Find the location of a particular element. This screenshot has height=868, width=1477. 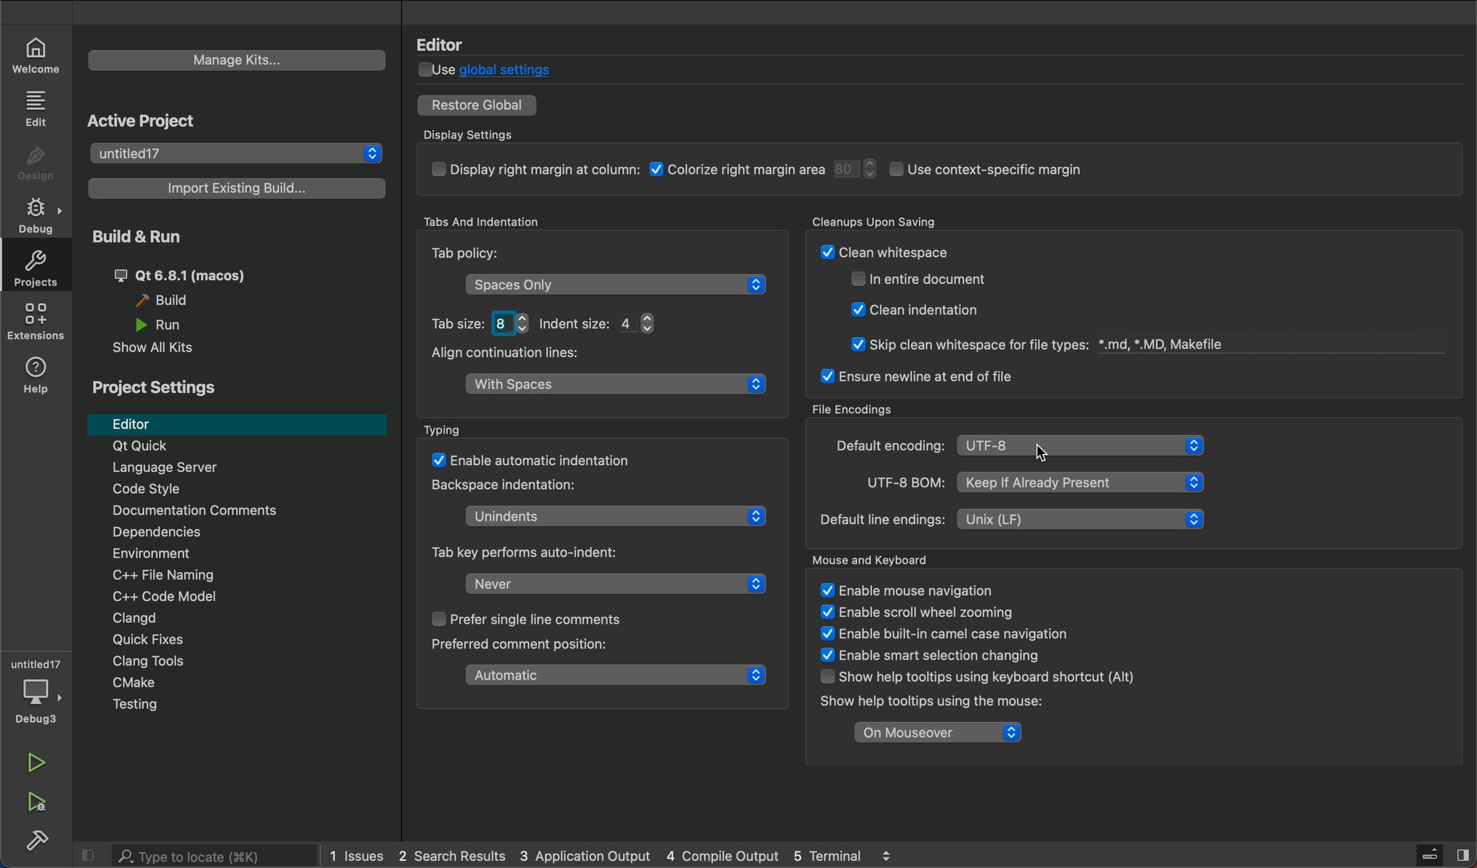

enable built-in camel case is located at coordinates (936, 632).